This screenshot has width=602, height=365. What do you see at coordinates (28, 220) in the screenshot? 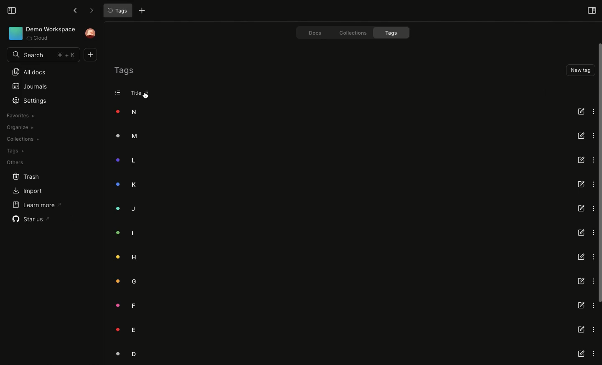
I see `Star us` at bounding box center [28, 220].